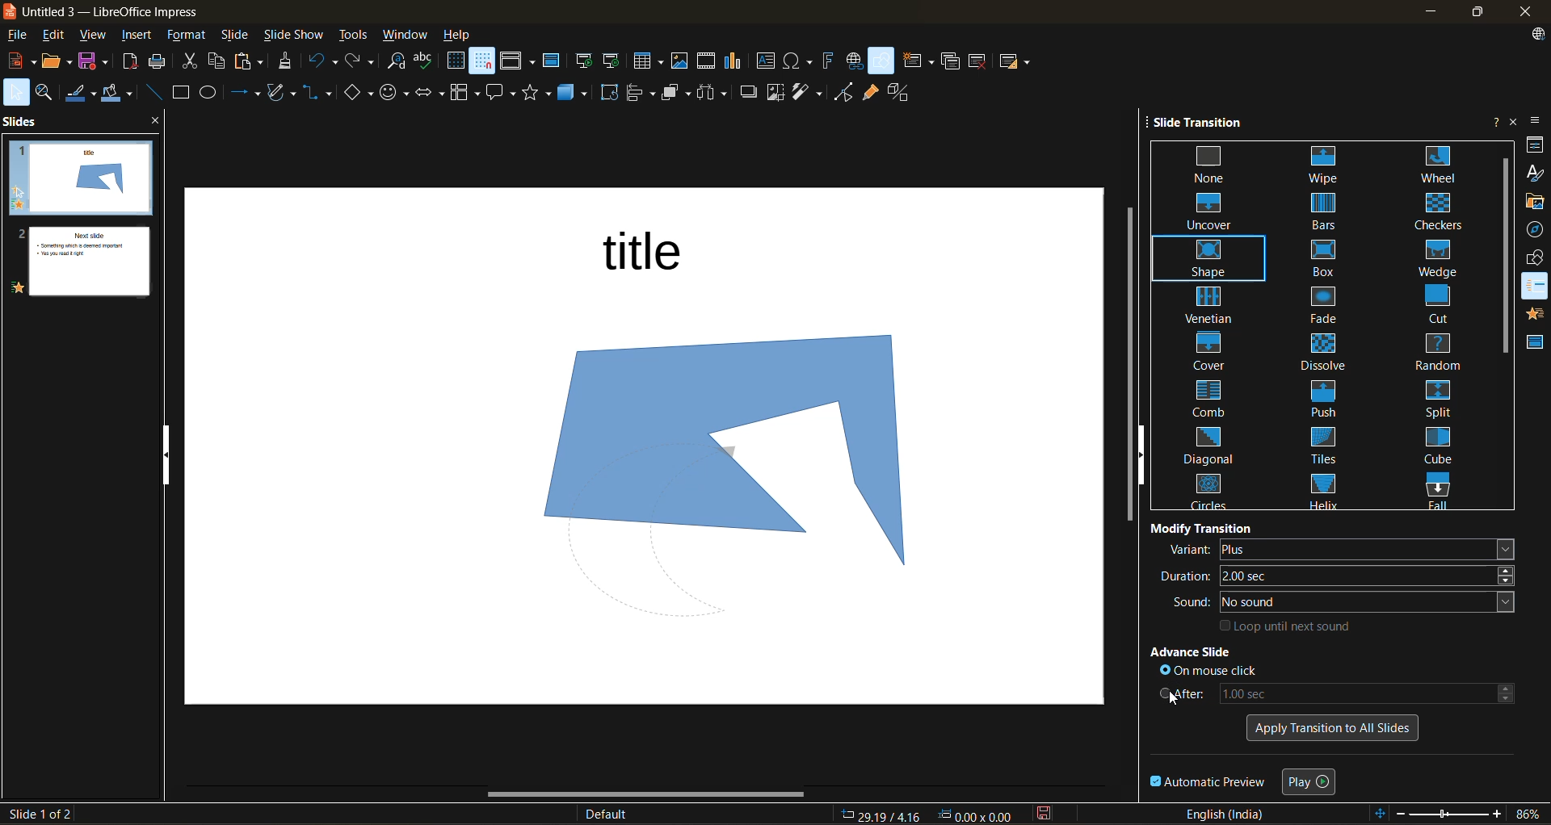  I want to click on duplicate slide, so click(950, 61).